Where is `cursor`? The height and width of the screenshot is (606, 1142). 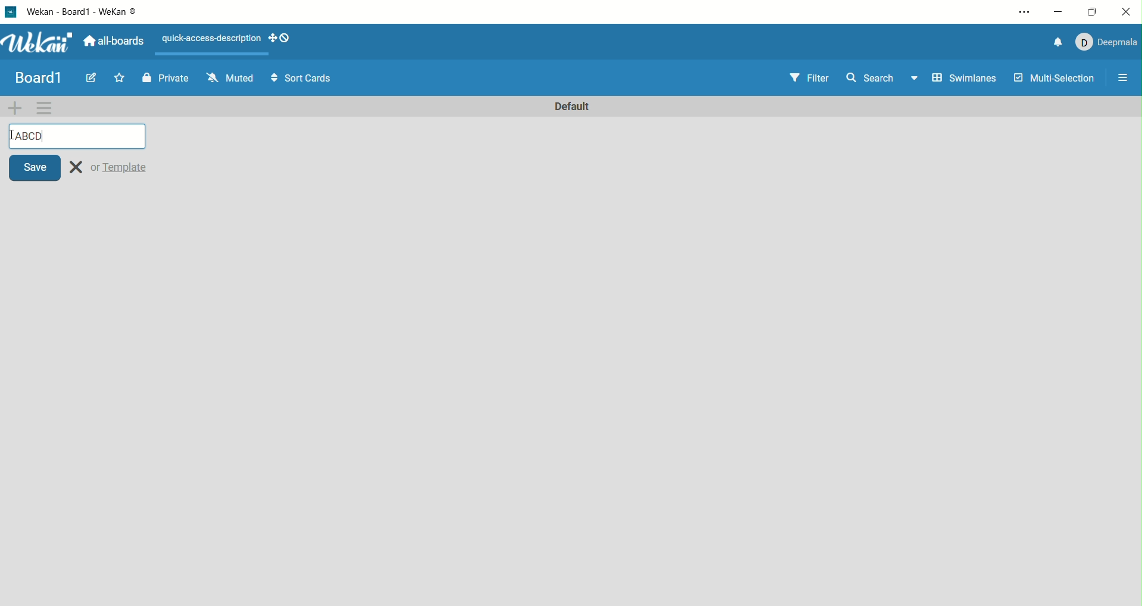
cursor is located at coordinates (12, 136).